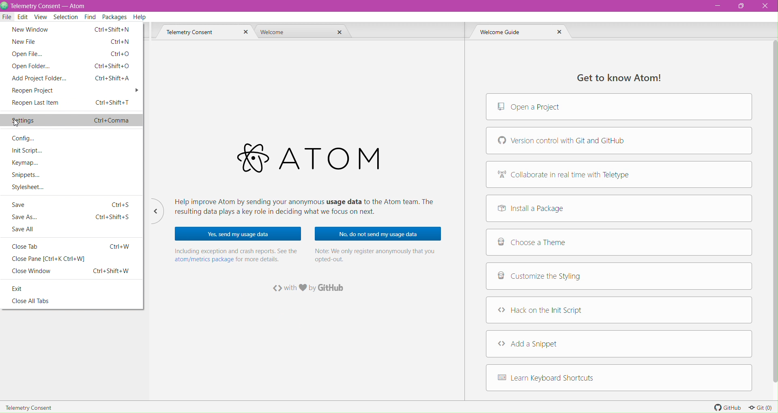 This screenshot has width=778, height=413. What do you see at coordinates (83, 120) in the screenshot?
I see `Settings` at bounding box center [83, 120].